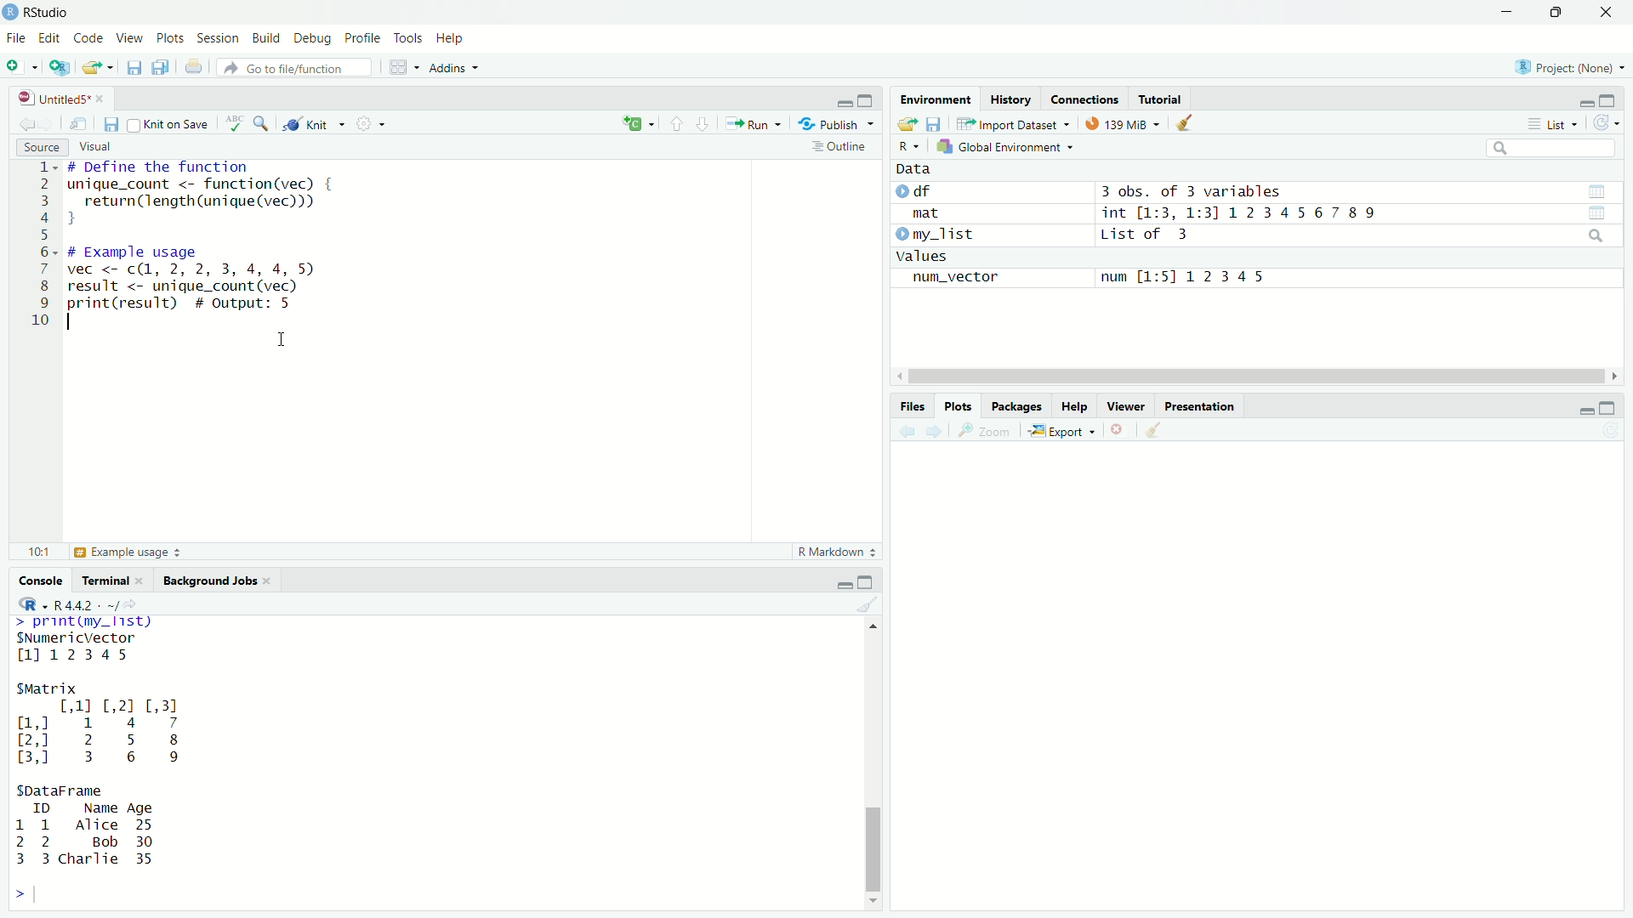 The height and width of the screenshot is (918, 1633). Describe the element at coordinates (841, 103) in the screenshot. I see `minimize` at that location.